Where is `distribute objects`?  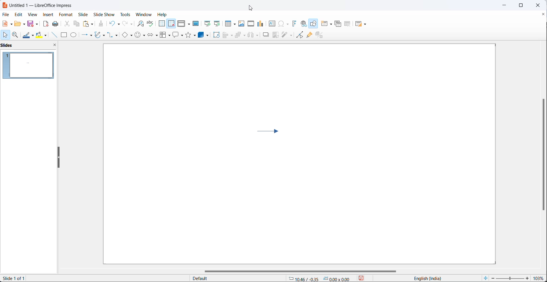 distribute objects is located at coordinates (254, 36).